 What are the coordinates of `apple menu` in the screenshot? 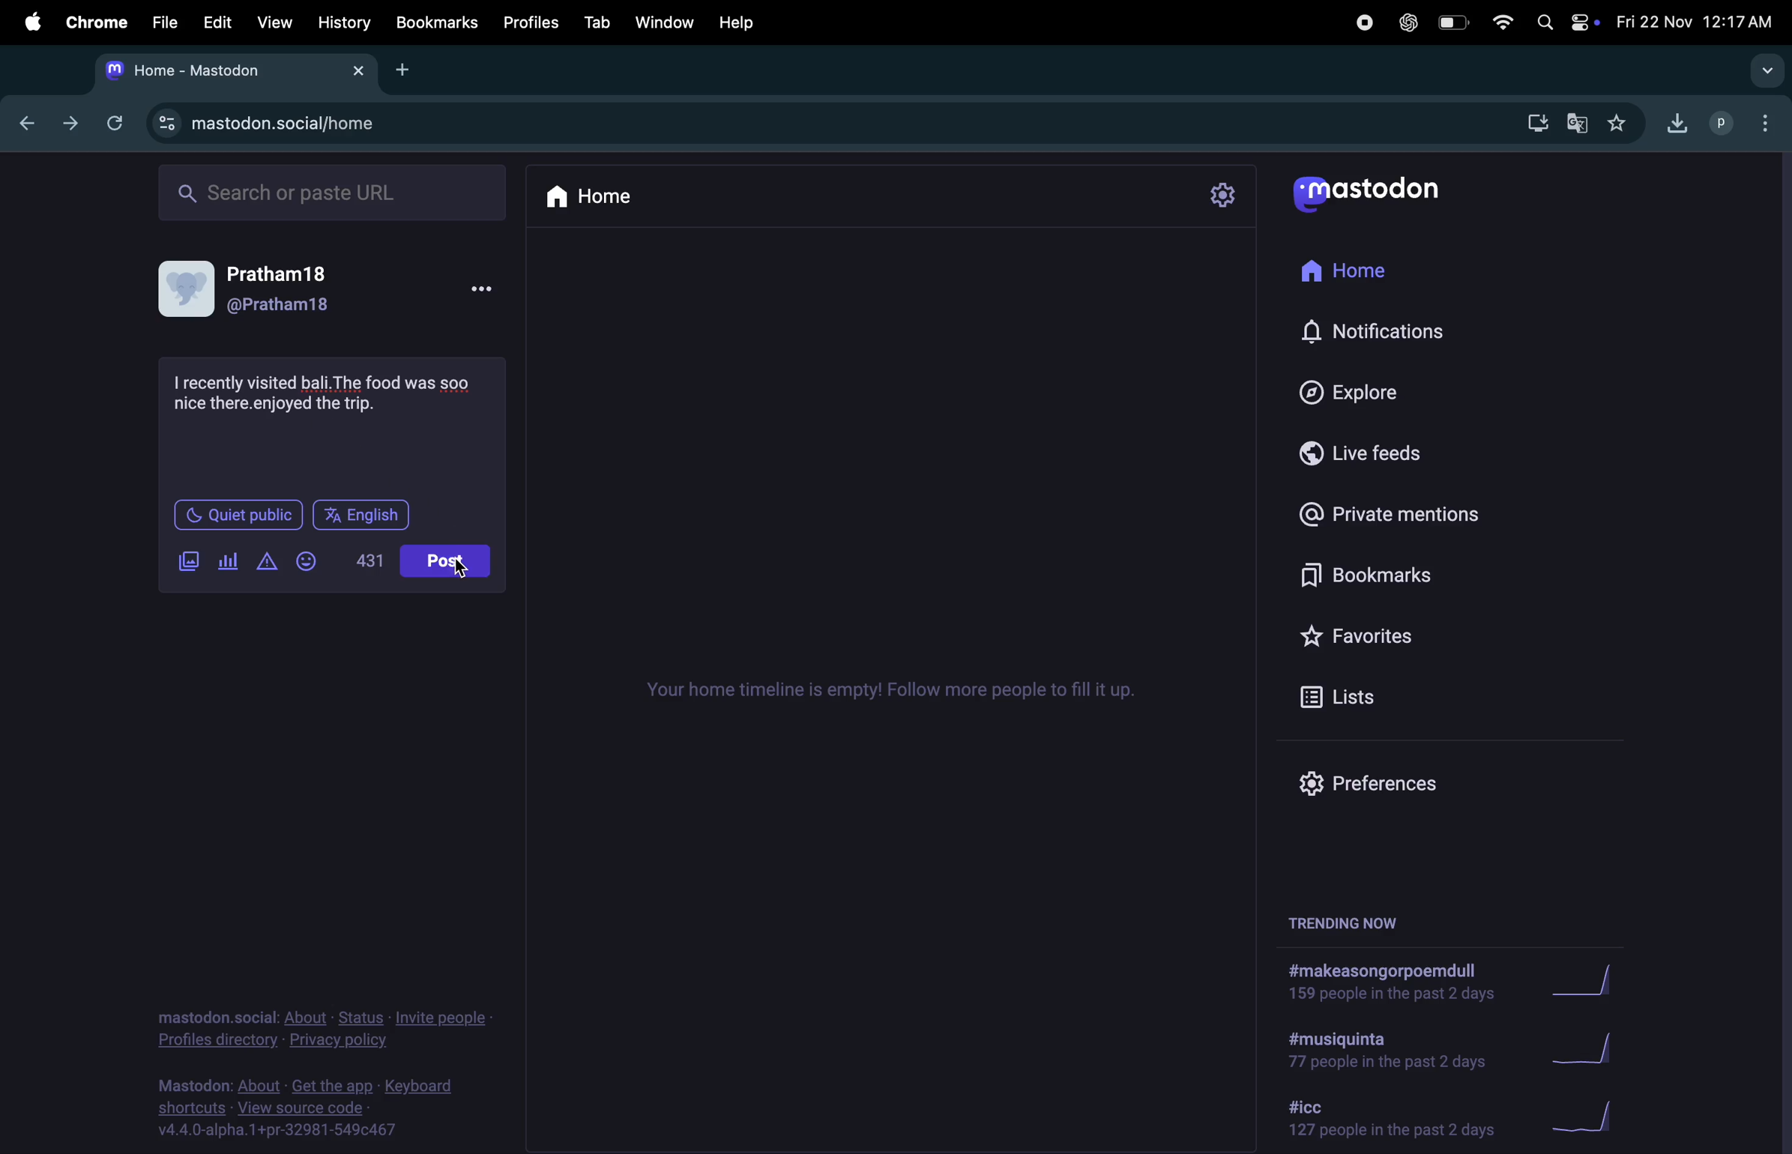 It's located at (33, 20).